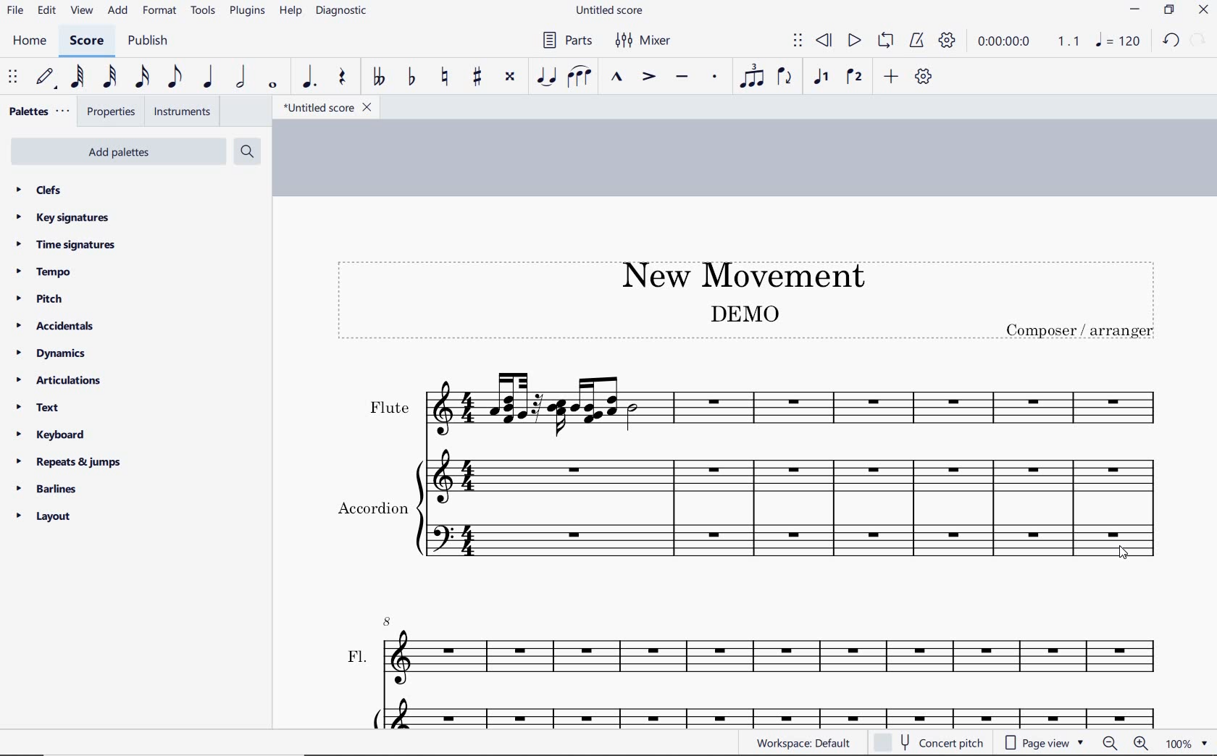 Image resolution: width=1217 pixels, height=756 pixels. What do you see at coordinates (796, 402) in the screenshot?
I see `Instrument: Flute` at bounding box center [796, 402].